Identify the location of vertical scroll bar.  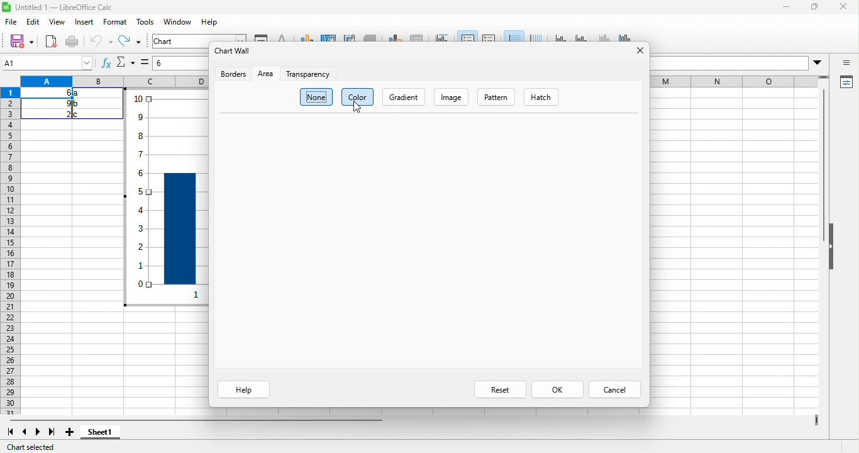
(825, 168).